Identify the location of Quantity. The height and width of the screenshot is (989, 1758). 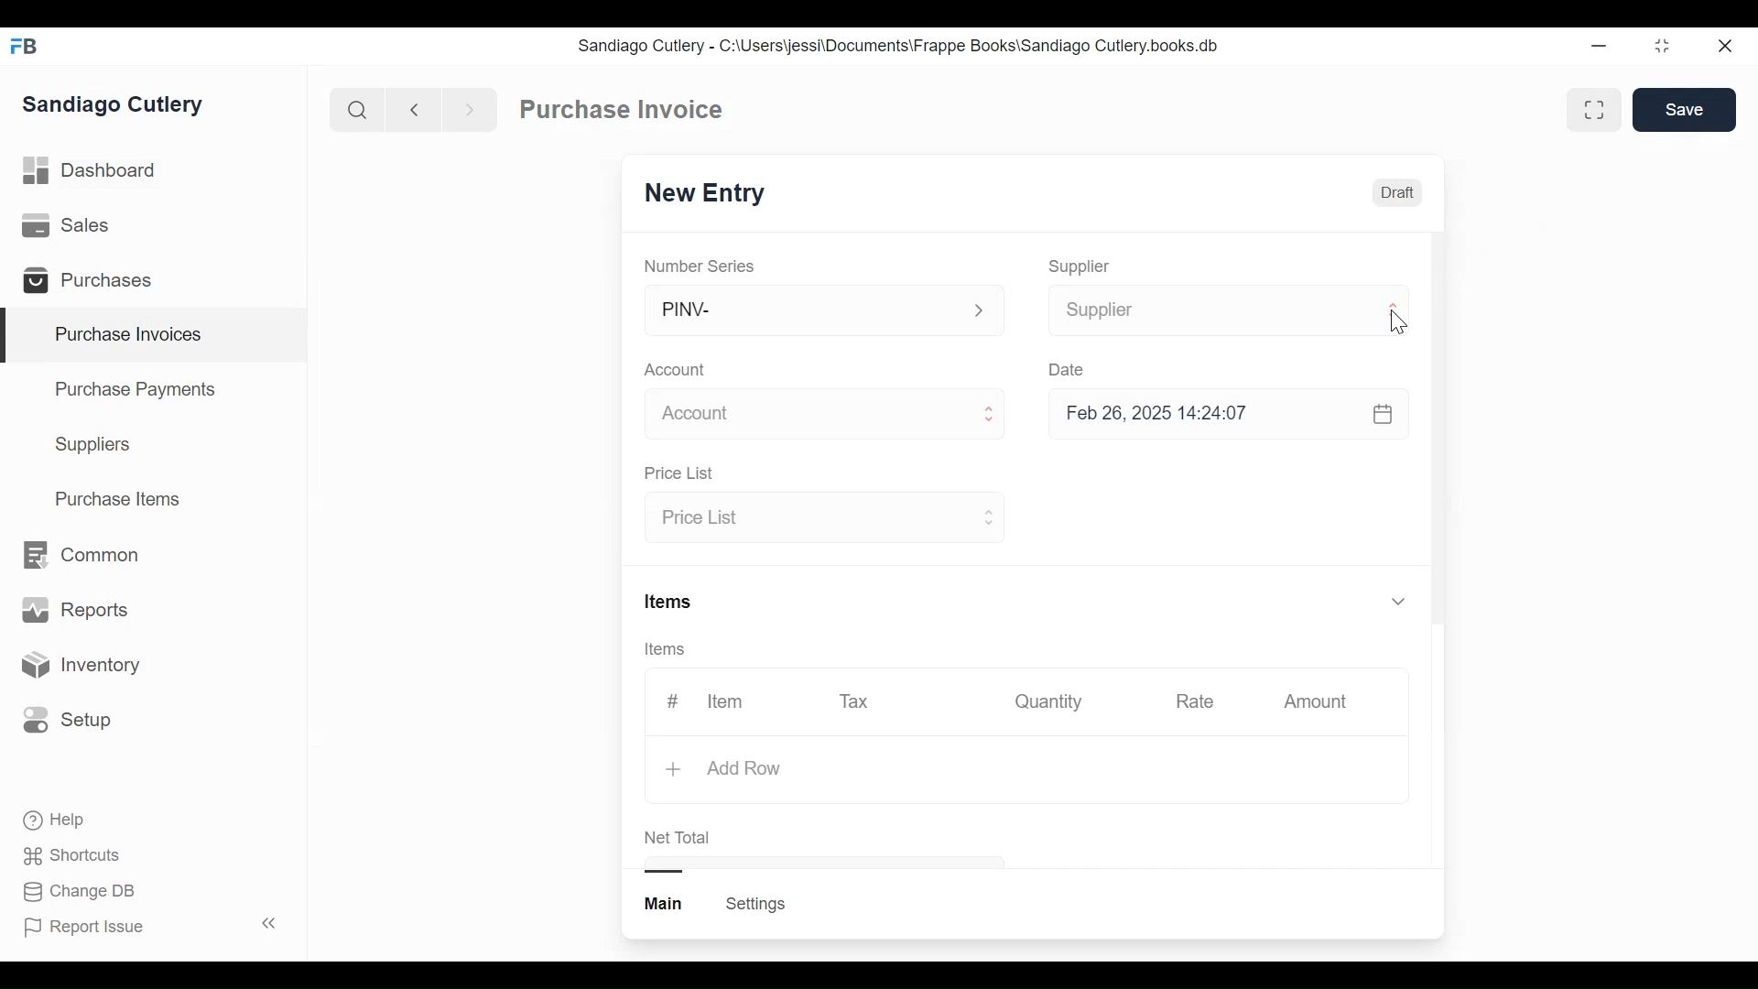
(1047, 701).